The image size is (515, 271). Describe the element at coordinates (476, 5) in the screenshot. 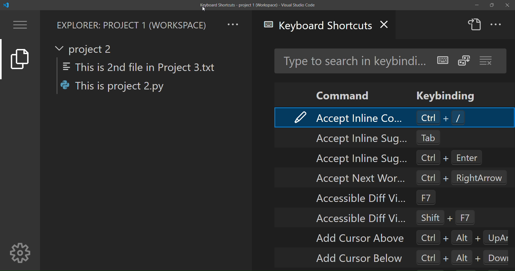

I see `minimize` at that location.